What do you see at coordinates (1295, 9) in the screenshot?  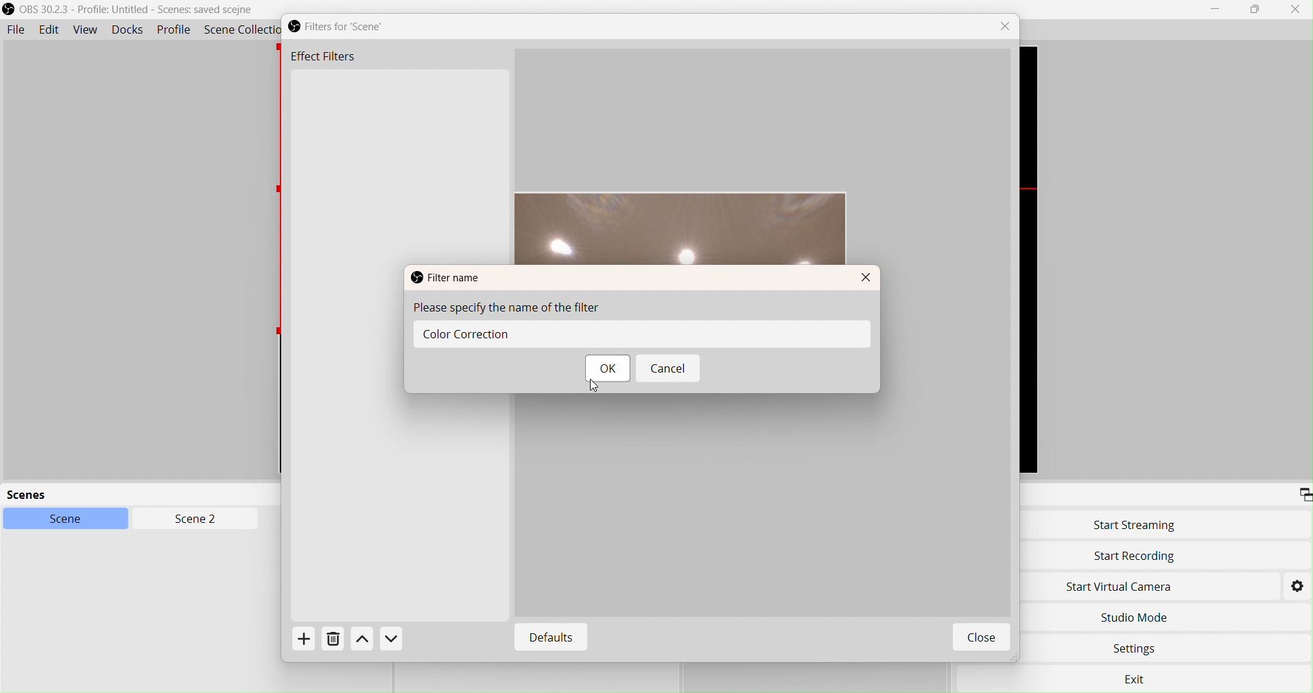 I see `Close` at bounding box center [1295, 9].